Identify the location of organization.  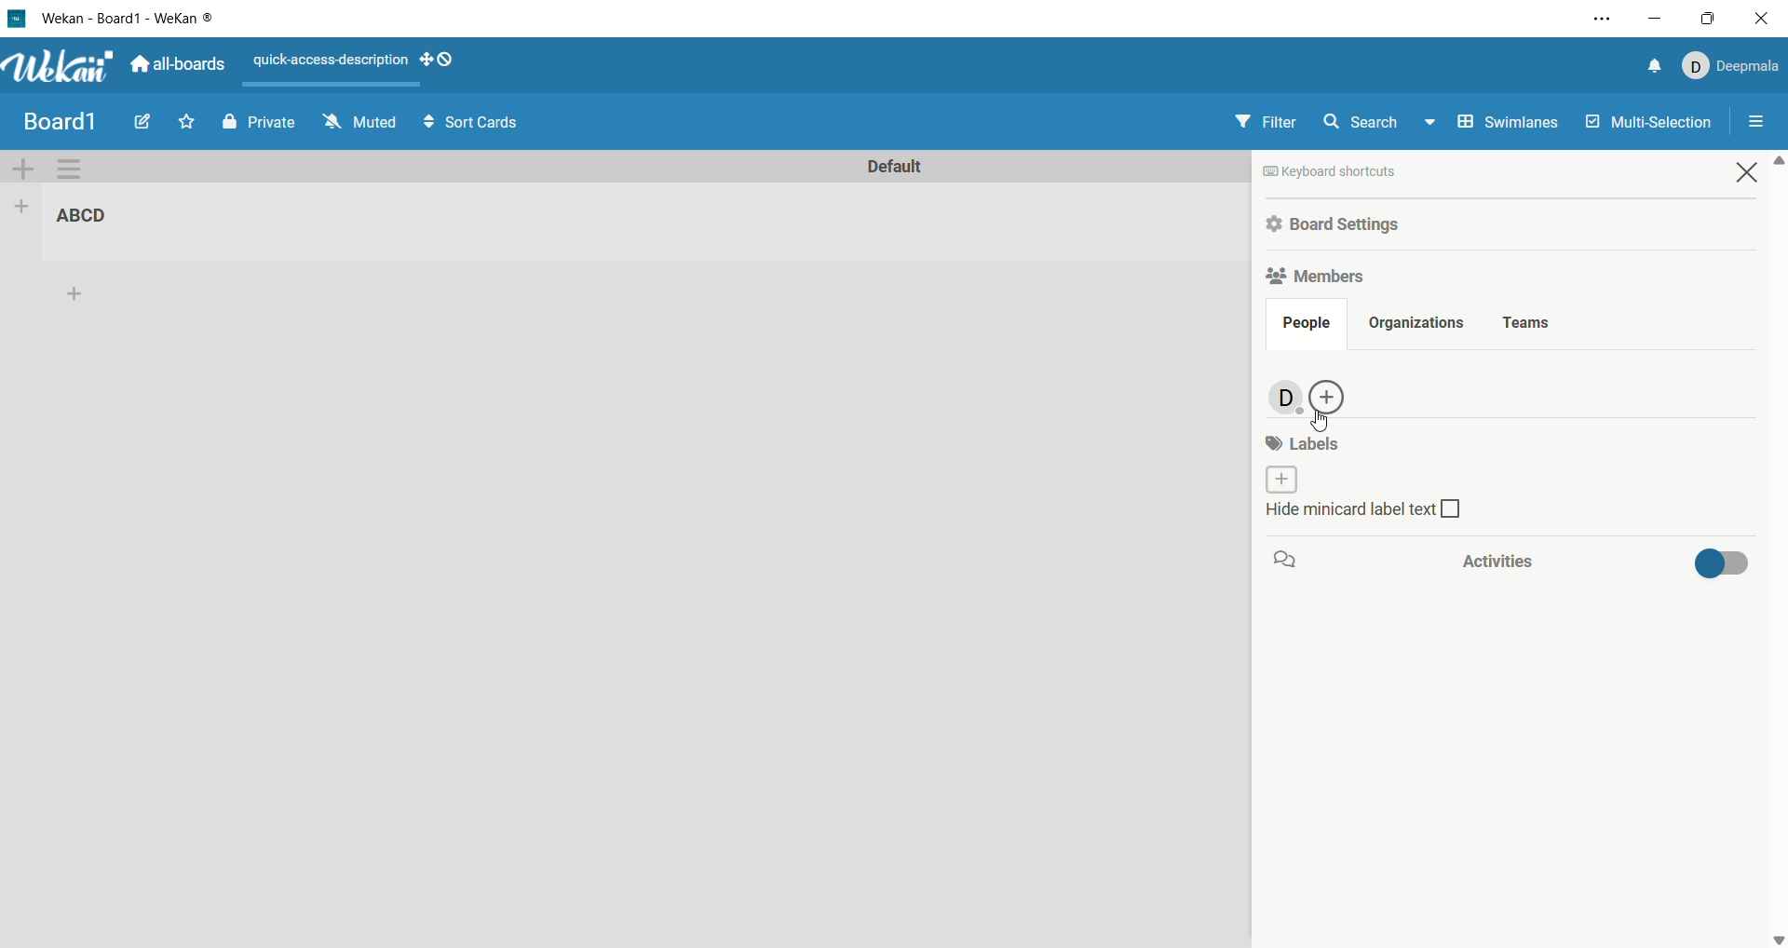
(1413, 324).